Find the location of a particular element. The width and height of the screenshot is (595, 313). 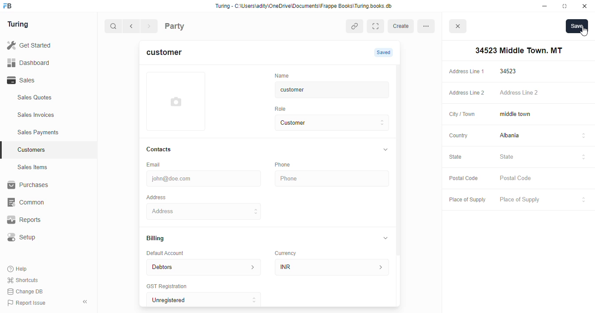

Email is located at coordinates (155, 164).